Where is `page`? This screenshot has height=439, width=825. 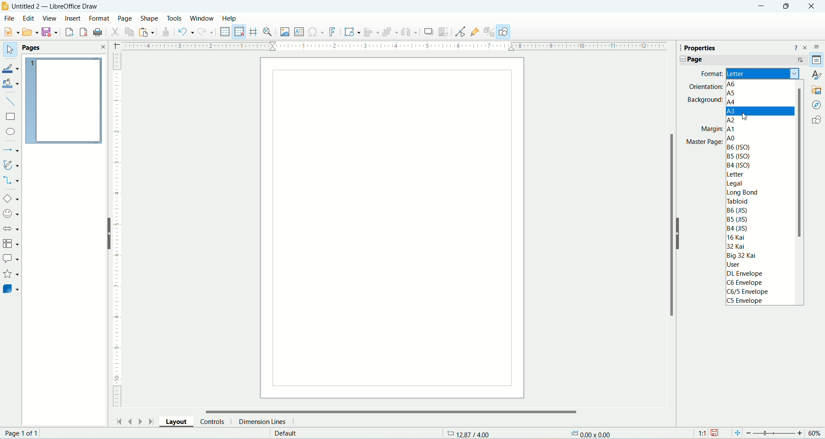
page is located at coordinates (393, 230).